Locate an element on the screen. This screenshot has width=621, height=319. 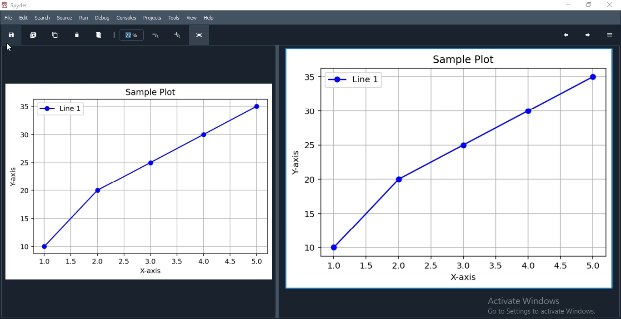
save is located at coordinates (10, 35).